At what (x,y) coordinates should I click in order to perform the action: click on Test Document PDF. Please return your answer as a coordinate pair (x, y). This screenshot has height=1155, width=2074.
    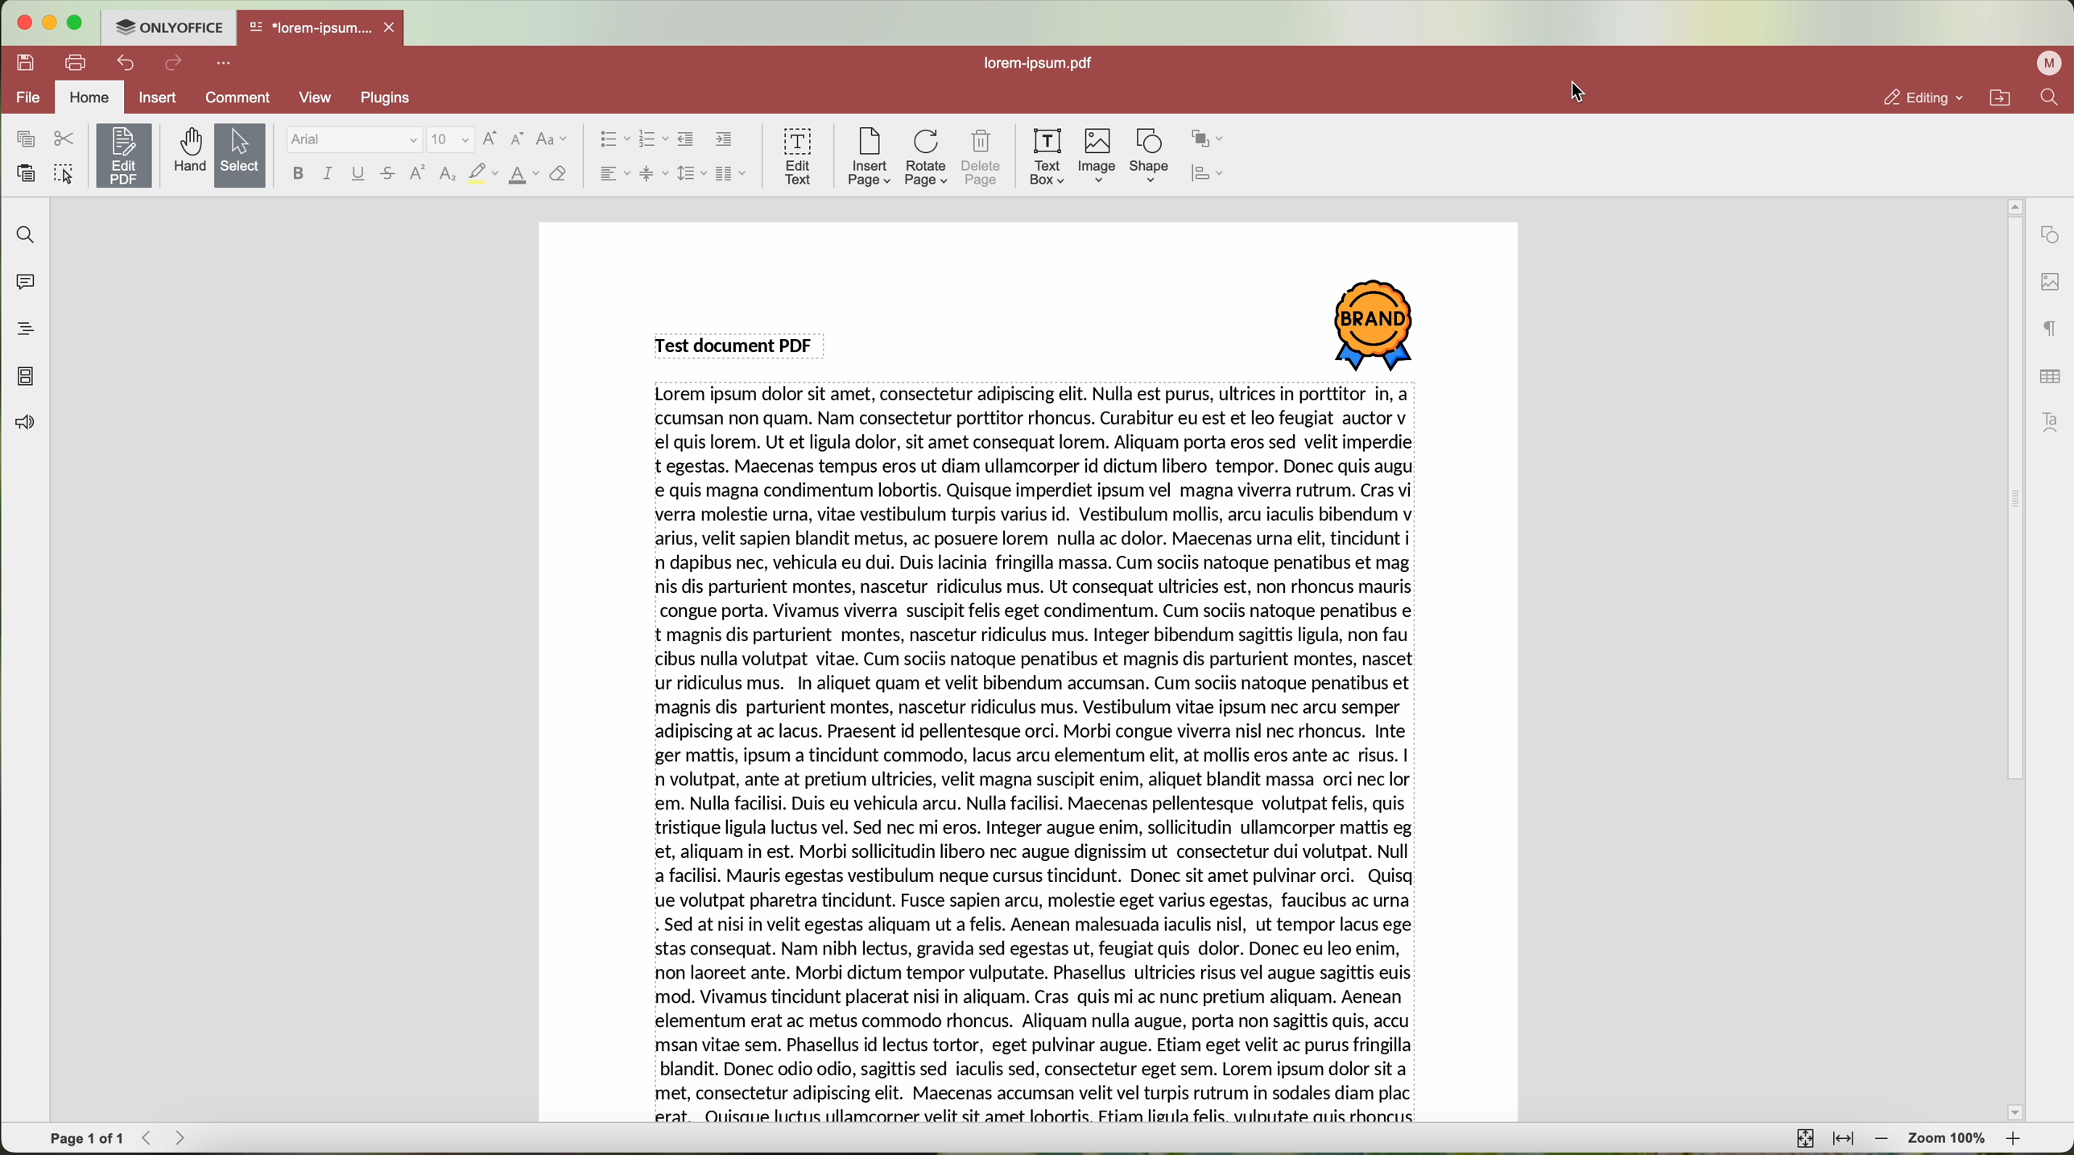
    Looking at the image, I should click on (736, 347).